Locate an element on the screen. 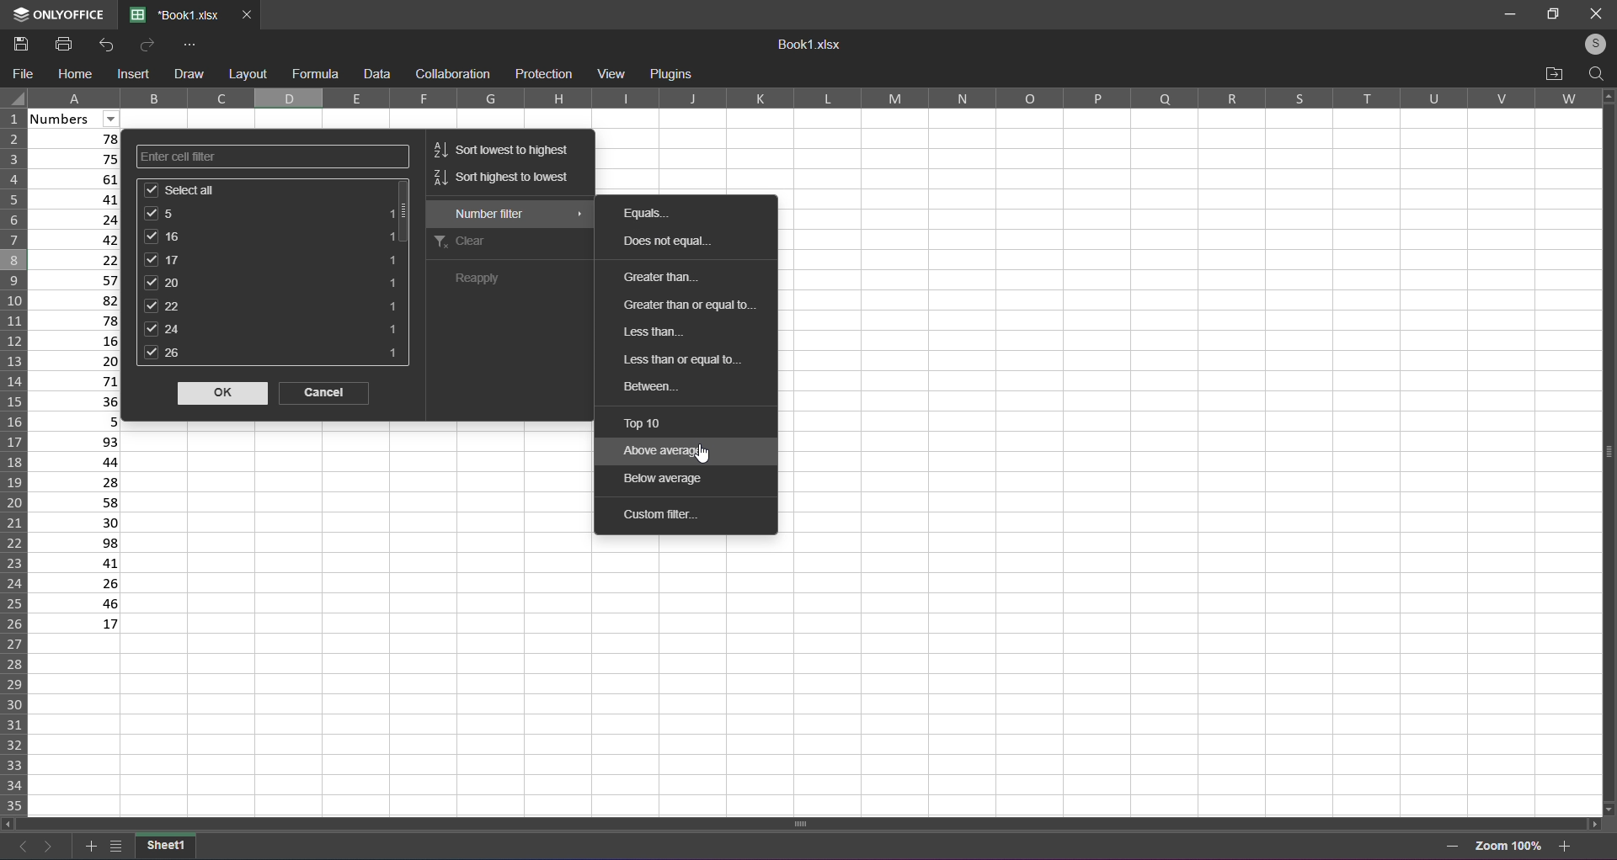 The width and height of the screenshot is (1617, 860). less than is located at coordinates (655, 329).